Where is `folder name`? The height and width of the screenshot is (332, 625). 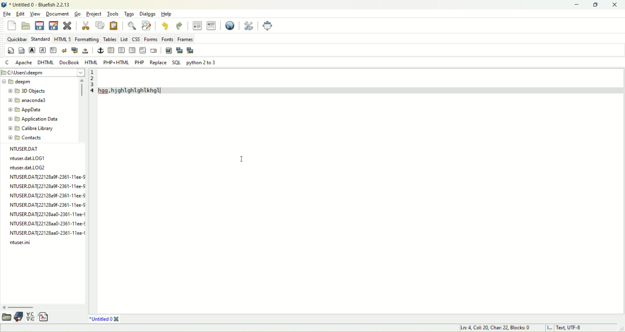
folder name is located at coordinates (35, 119).